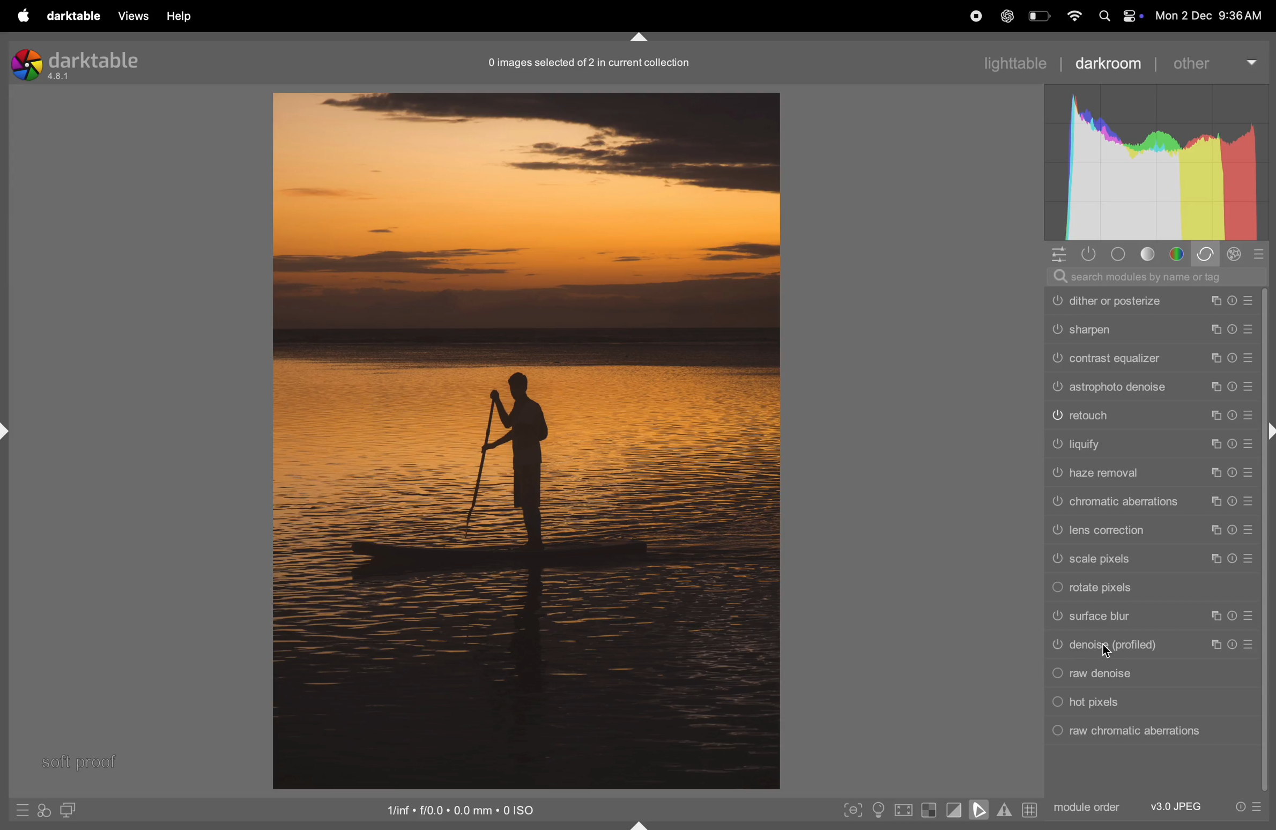 The image size is (1276, 830). Describe the element at coordinates (1151, 473) in the screenshot. I see `hazel removal` at that location.